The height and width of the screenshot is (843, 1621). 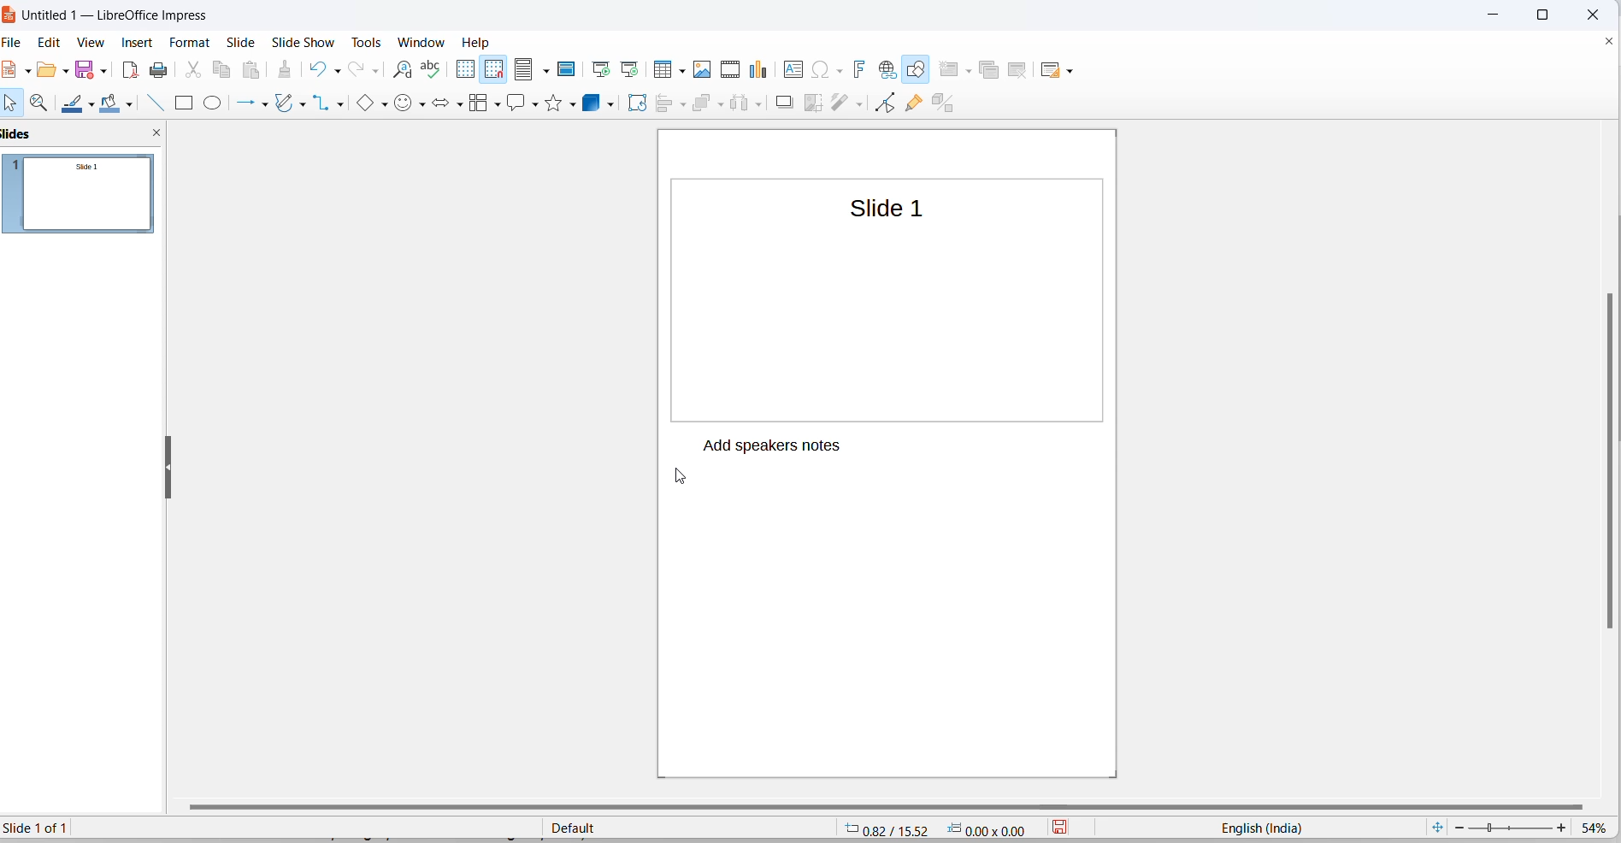 I want to click on undo options, so click(x=337, y=70).